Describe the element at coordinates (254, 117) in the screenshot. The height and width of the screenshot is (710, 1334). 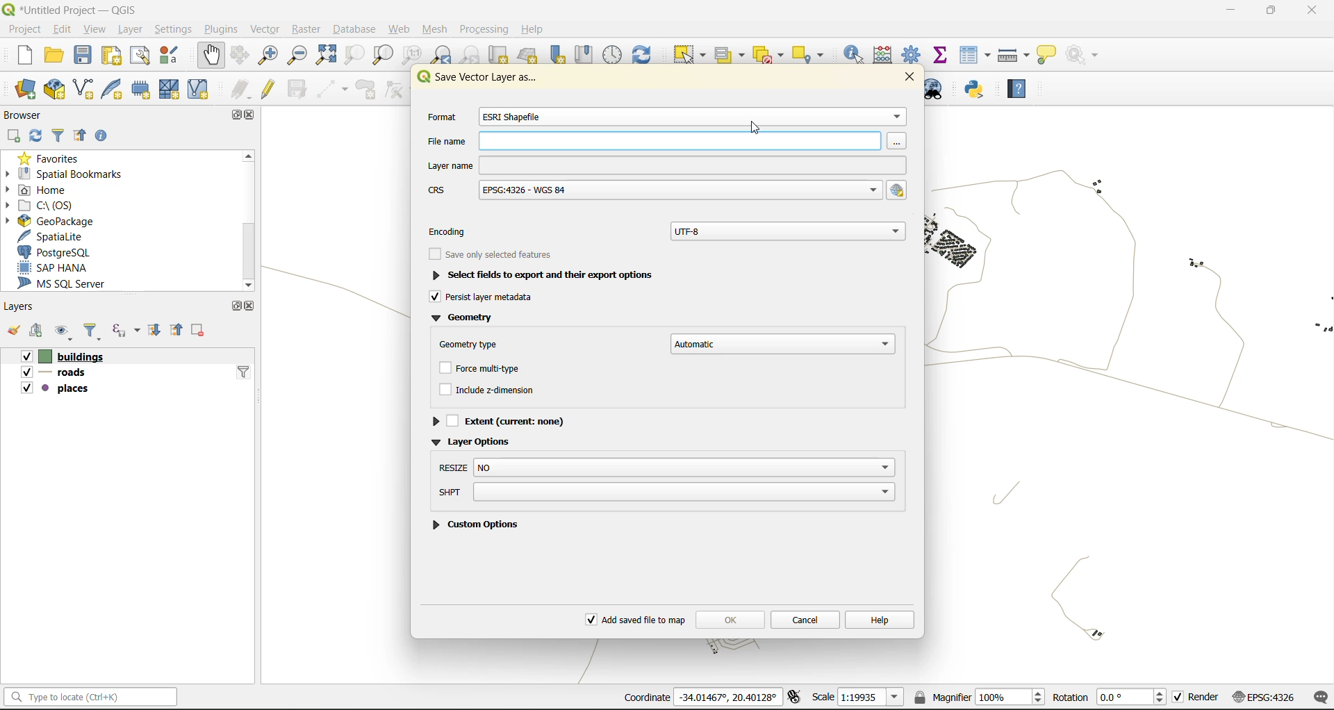
I see `close` at that location.